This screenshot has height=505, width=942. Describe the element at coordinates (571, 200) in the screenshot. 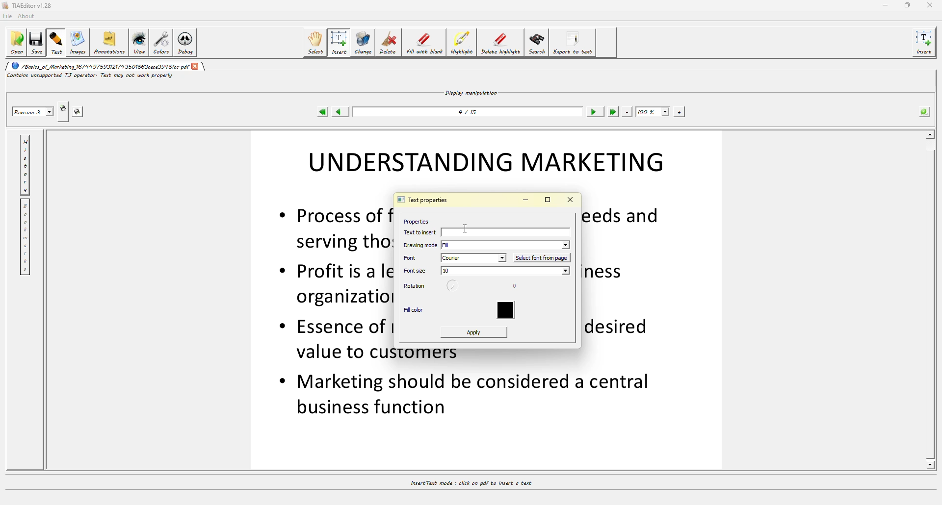

I see `close` at that location.